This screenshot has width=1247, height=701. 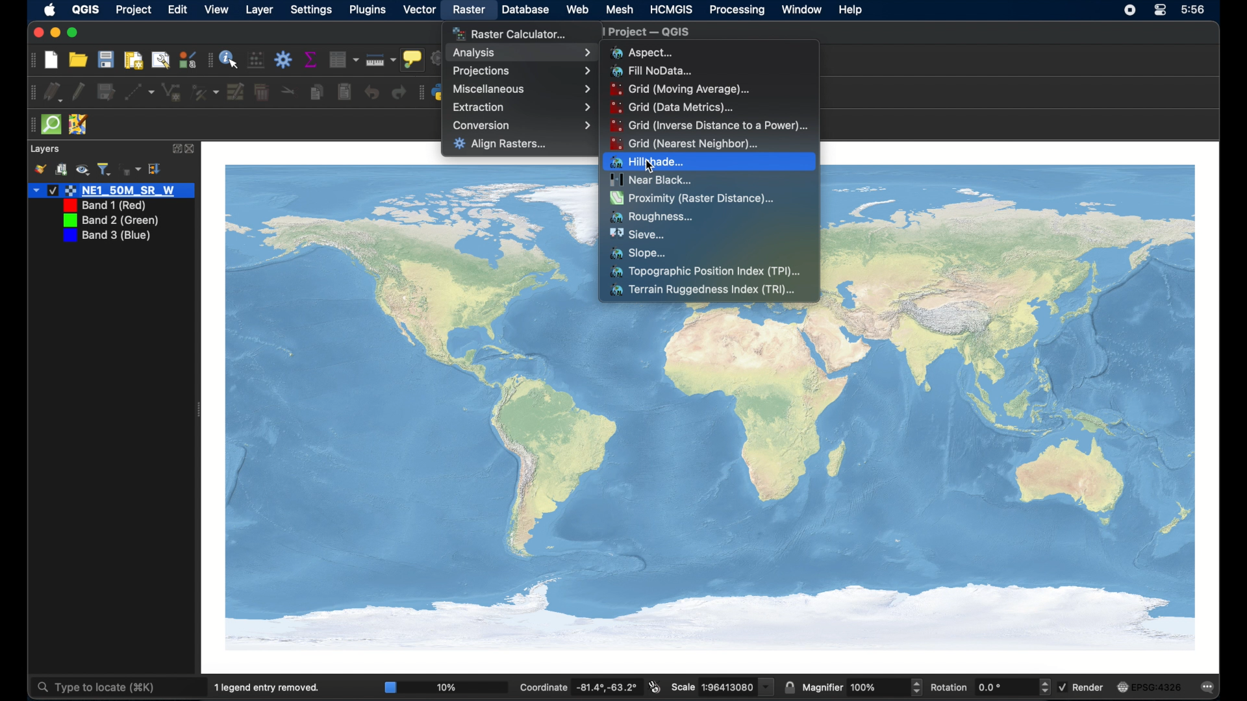 What do you see at coordinates (510, 32) in the screenshot?
I see `raster  calculator` at bounding box center [510, 32].